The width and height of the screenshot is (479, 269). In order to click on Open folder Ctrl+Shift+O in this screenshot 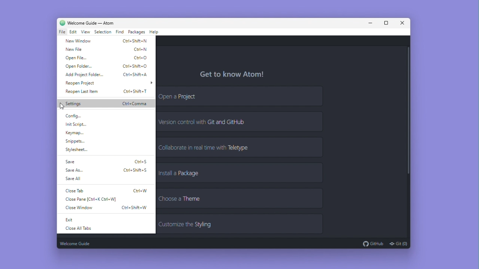, I will do `click(106, 66)`.